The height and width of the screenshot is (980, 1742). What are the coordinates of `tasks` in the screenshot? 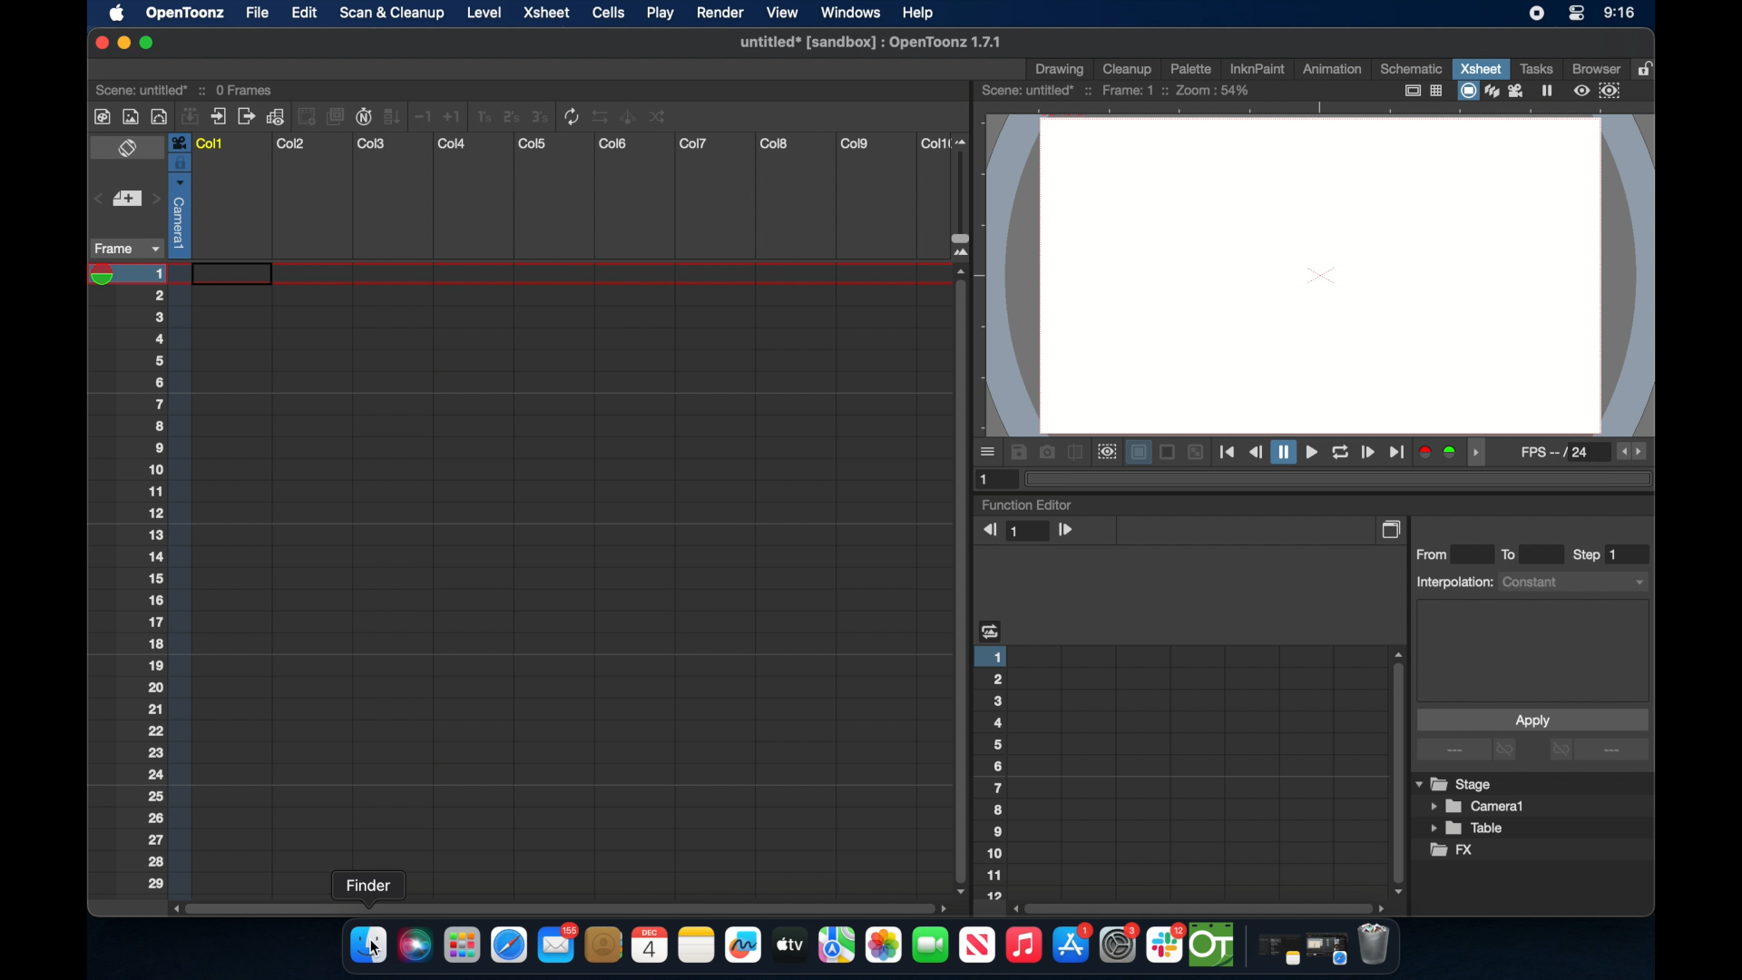 It's located at (1535, 68).